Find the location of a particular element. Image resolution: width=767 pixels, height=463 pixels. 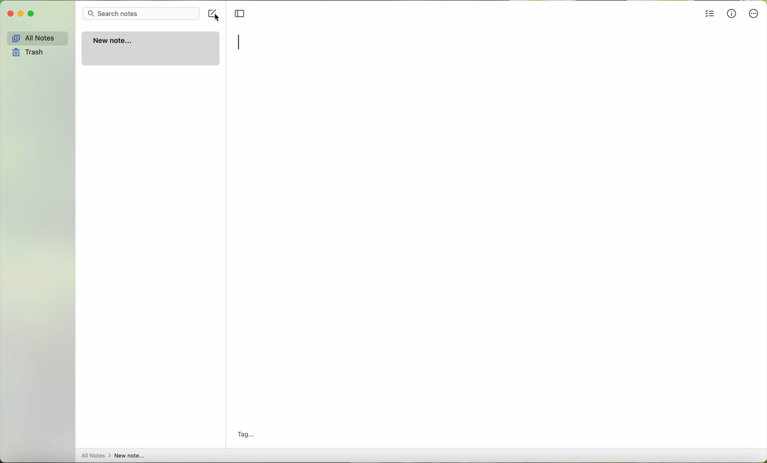

all notes is located at coordinates (37, 38).